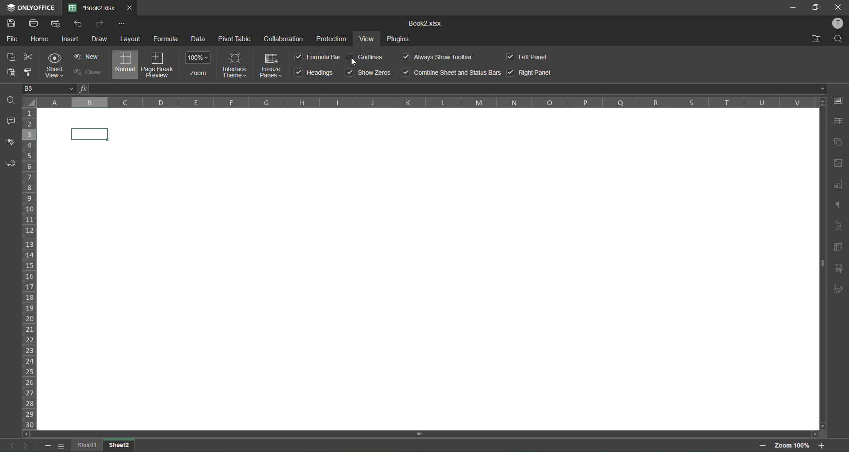  Describe the element at coordinates (838, 142) in the screenshot. I see `shapes` at that location.